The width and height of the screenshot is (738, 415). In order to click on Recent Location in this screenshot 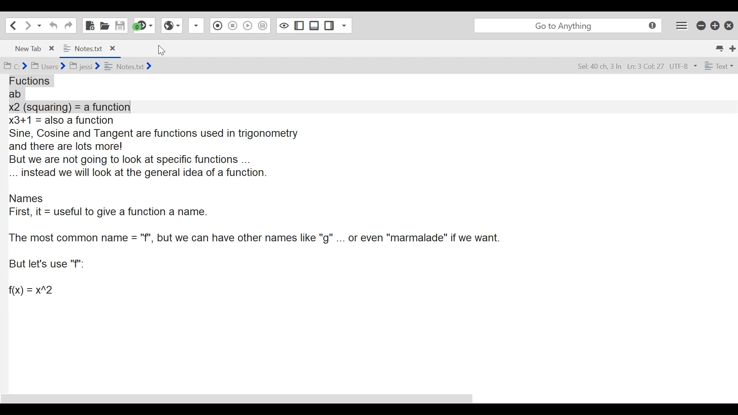, I will do `click(38, 25)`.